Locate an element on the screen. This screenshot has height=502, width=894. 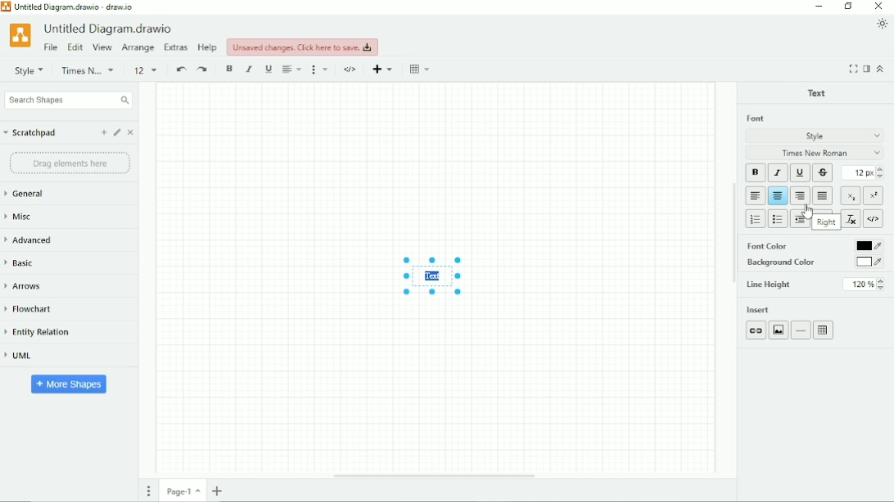
Text is located at coordinates (817, 92).